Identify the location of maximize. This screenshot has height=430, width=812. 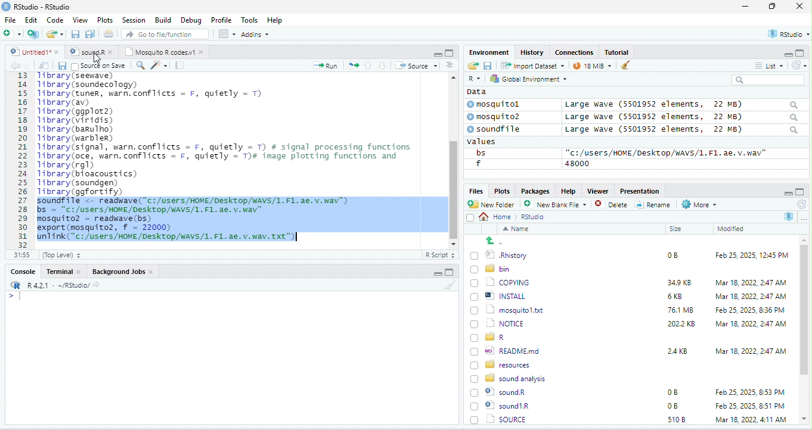
(449, 52).